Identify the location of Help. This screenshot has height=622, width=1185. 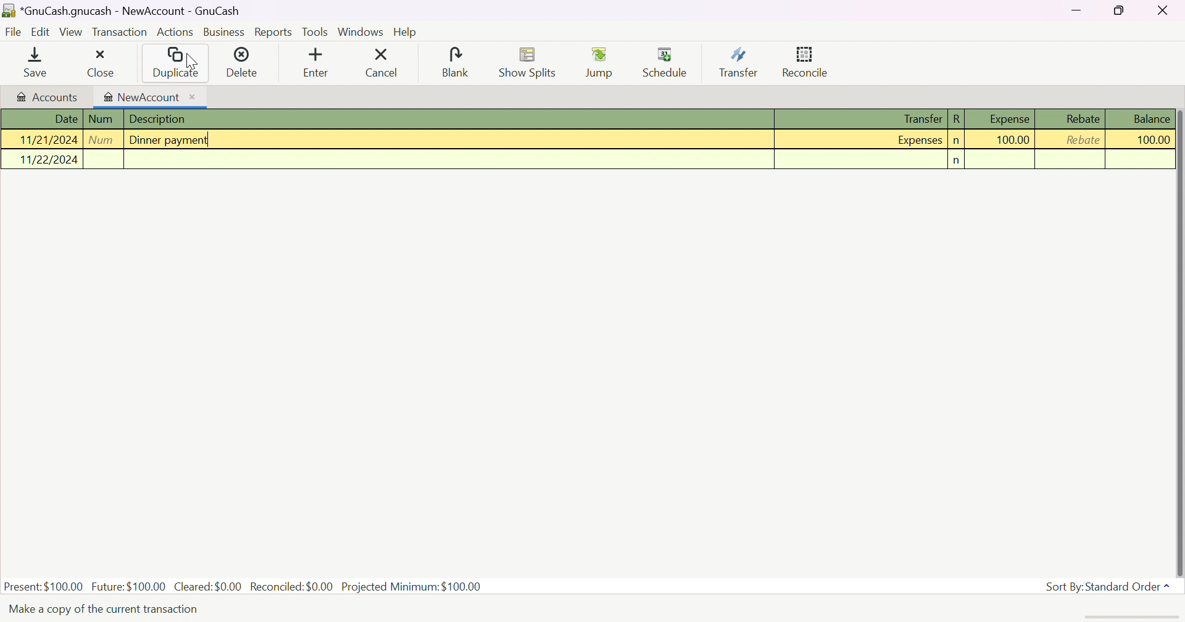
(405, 33).